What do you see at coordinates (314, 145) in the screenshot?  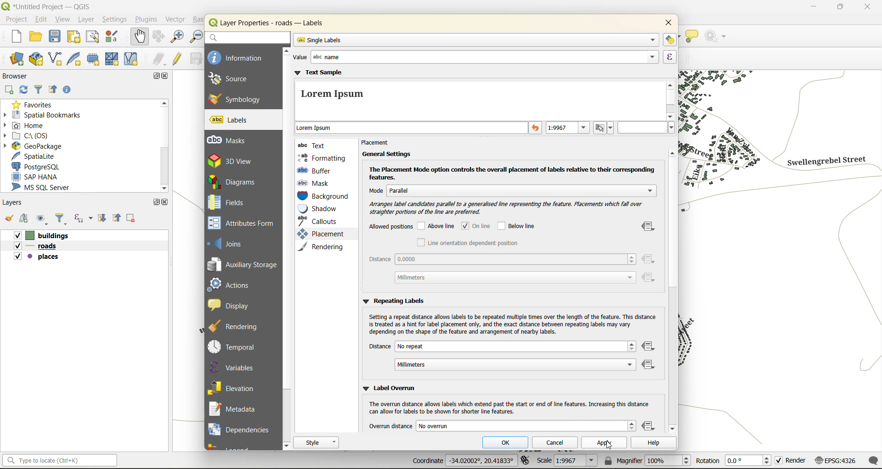 I see `text` at bounding box center [314, 145].